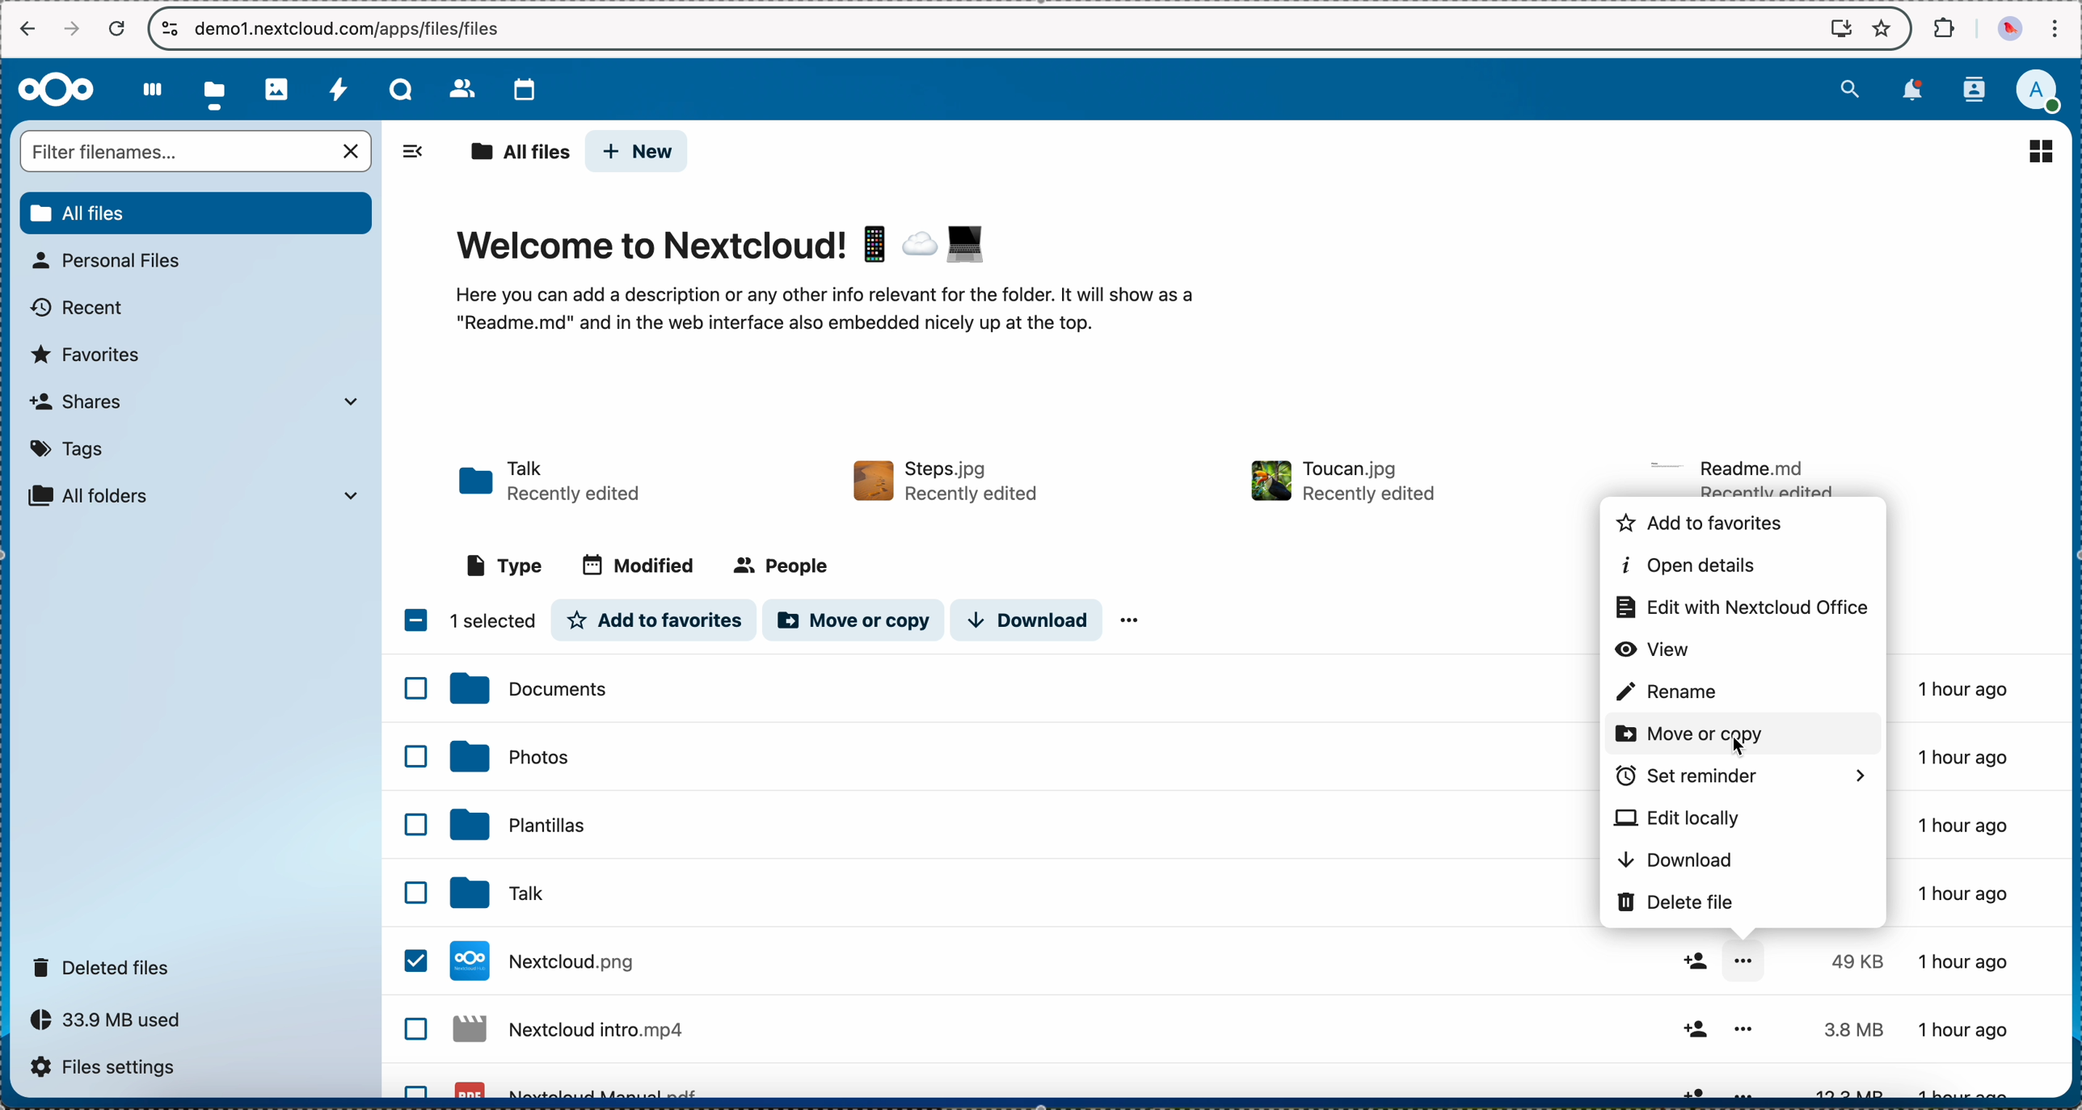  Describe the element at coordinates (550, 483) in the screenshot. I see `Talk` at that location.